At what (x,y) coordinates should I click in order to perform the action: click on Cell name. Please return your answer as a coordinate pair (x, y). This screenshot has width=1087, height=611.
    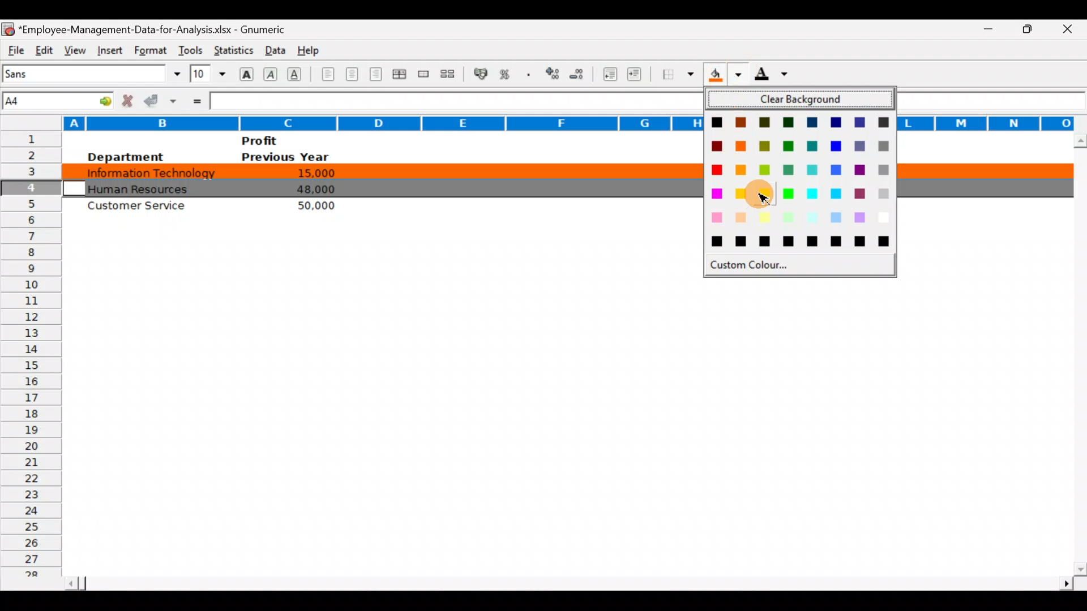
    Looking at the image, I should click on (59, 98).